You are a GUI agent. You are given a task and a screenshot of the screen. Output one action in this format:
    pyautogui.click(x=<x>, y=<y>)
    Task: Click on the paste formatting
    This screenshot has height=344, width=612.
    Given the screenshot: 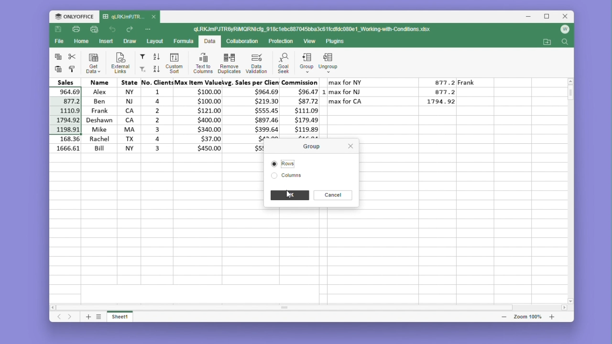 What is the action you would take?
    pyautogui.click(x=72, y=69)
    